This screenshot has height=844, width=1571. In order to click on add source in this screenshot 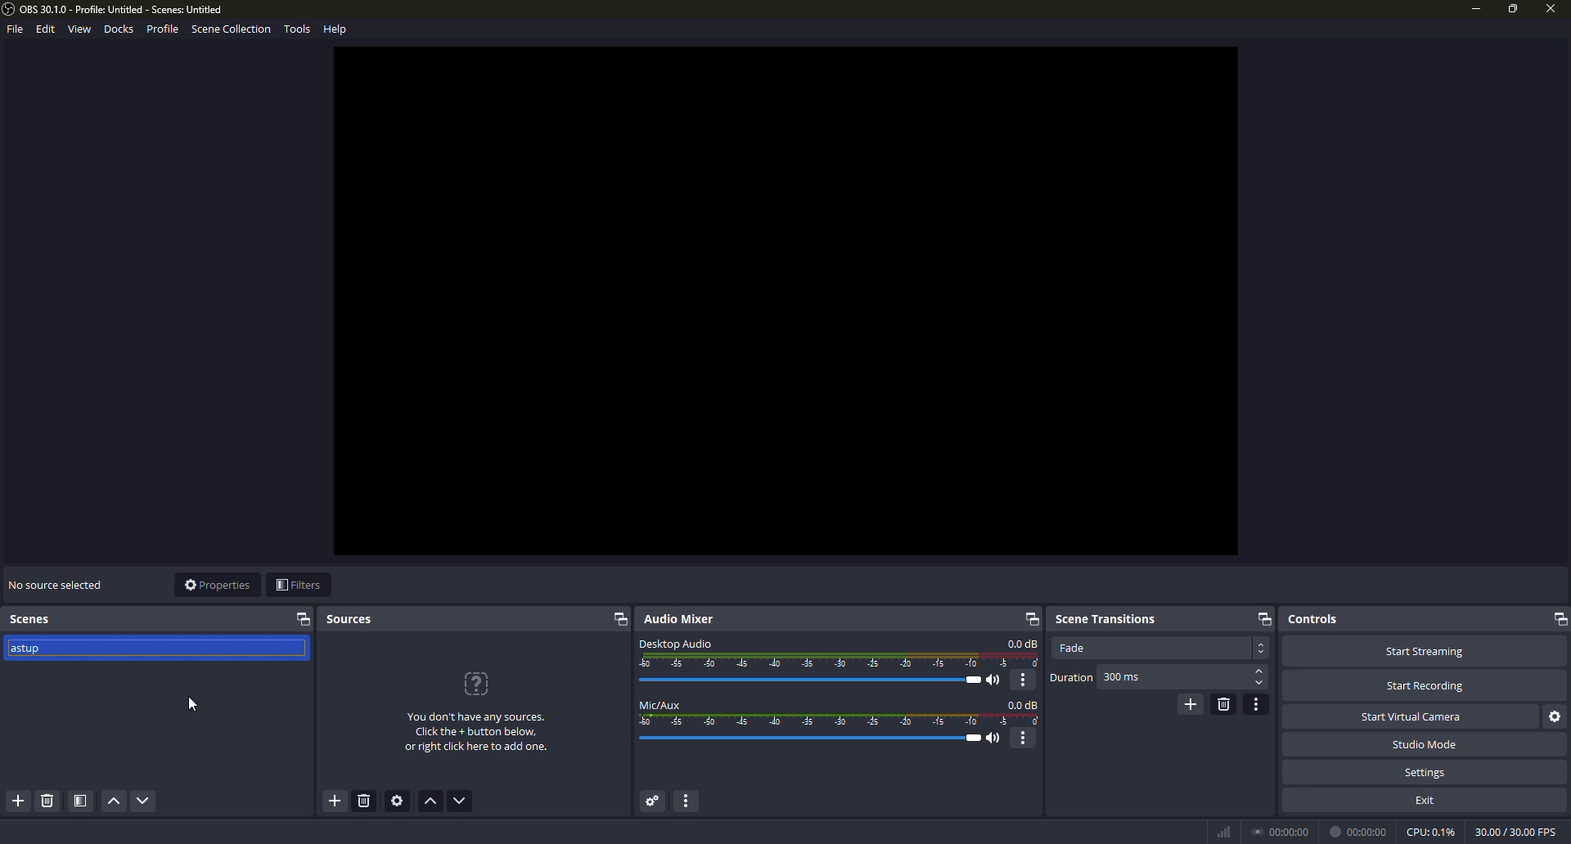, I will do `click(334, 801)`.